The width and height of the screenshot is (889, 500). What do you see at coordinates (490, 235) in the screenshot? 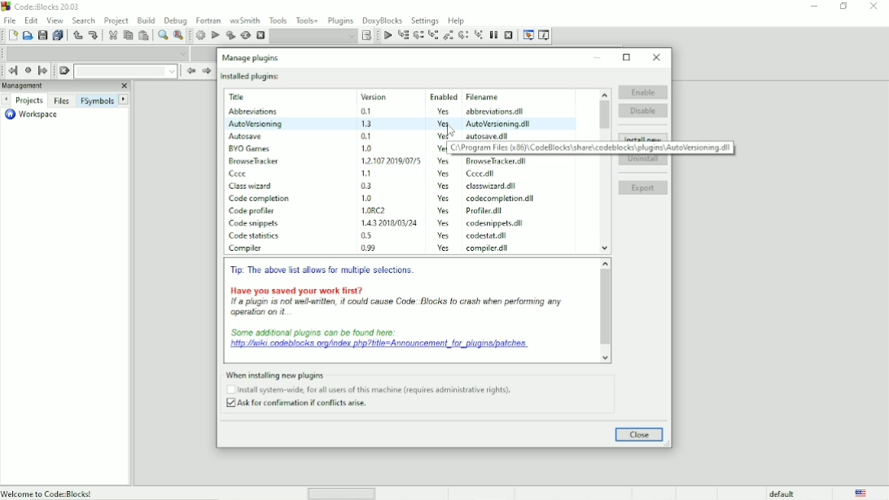
I see `codestat.dll` at bounding box center [490, 235].